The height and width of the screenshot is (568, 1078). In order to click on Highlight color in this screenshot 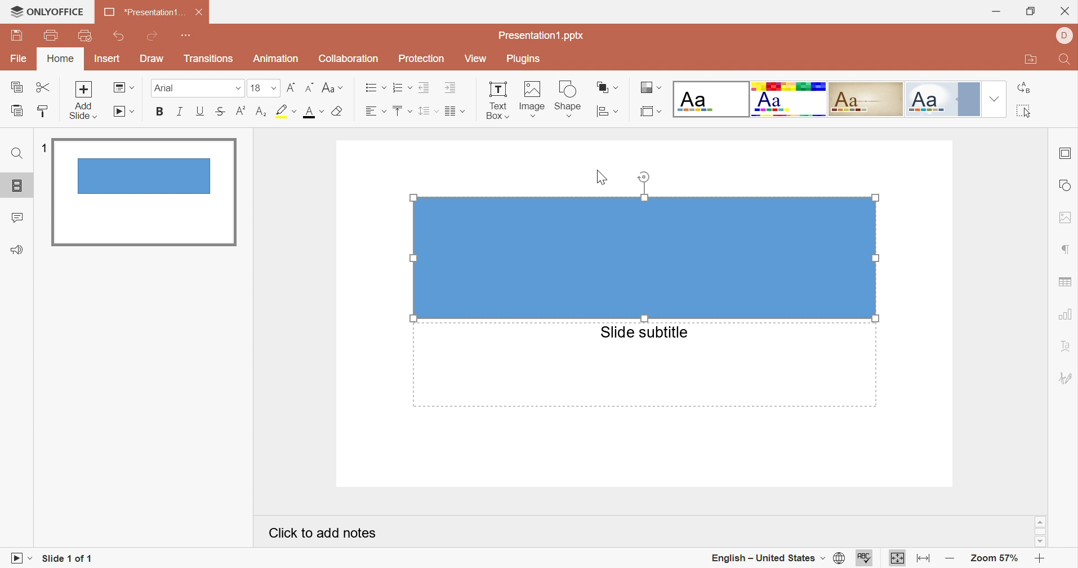, I will do `click(285, 112)`.